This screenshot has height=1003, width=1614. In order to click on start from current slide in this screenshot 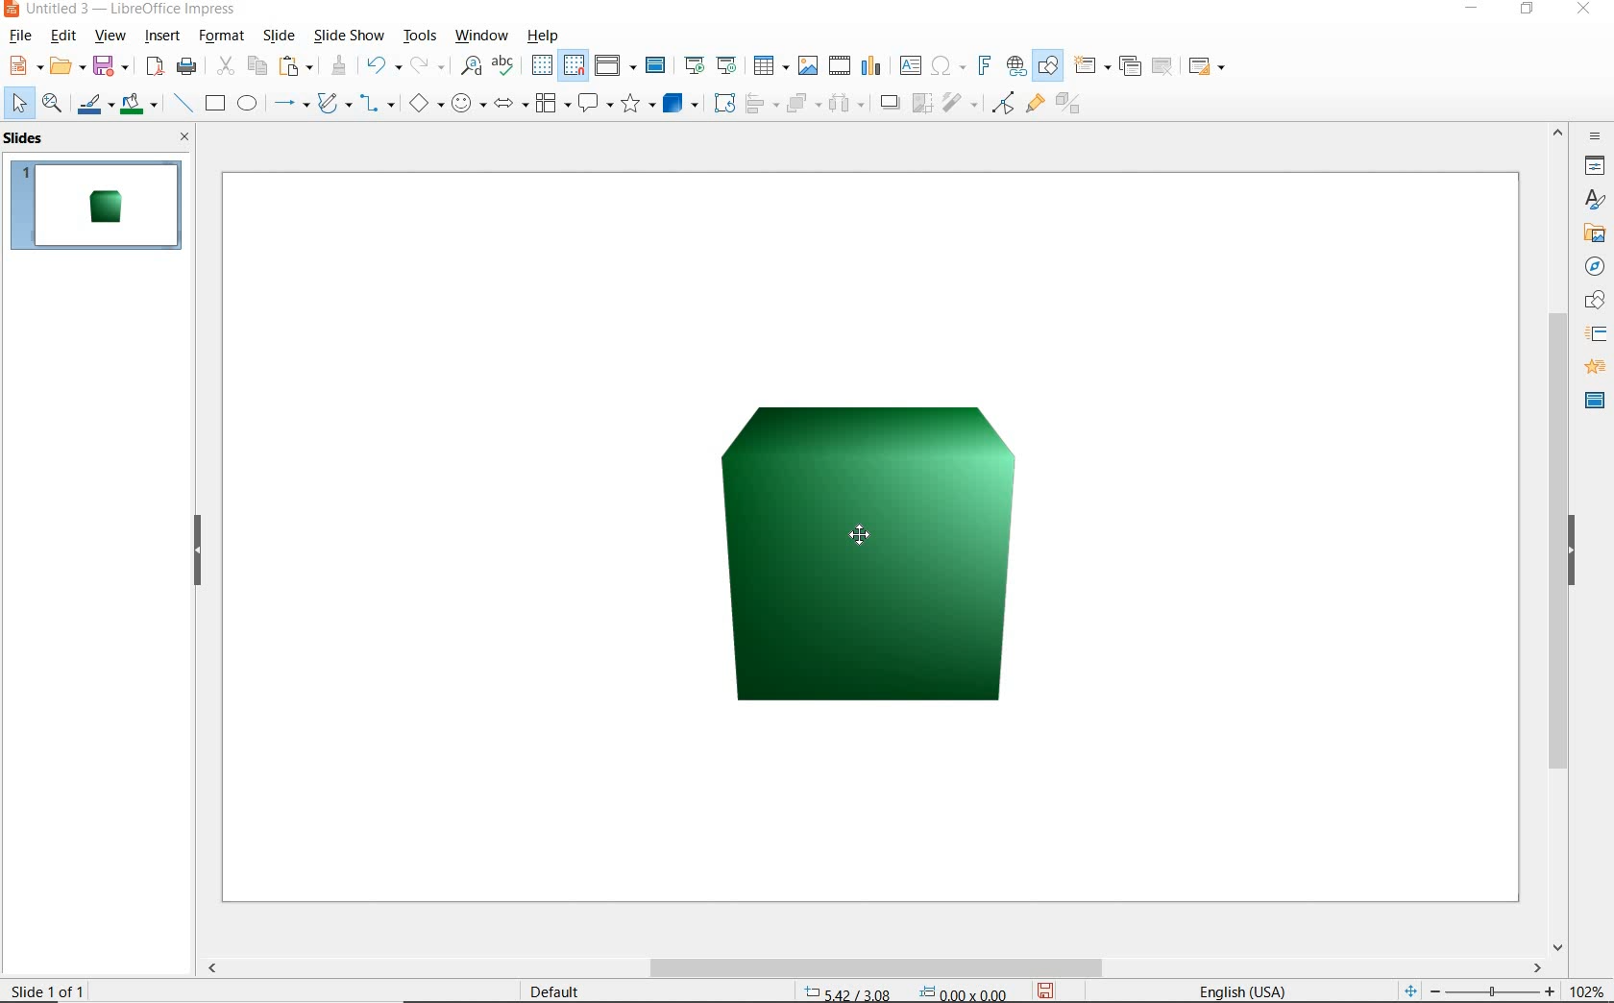, I will do `click(728, 65)`.